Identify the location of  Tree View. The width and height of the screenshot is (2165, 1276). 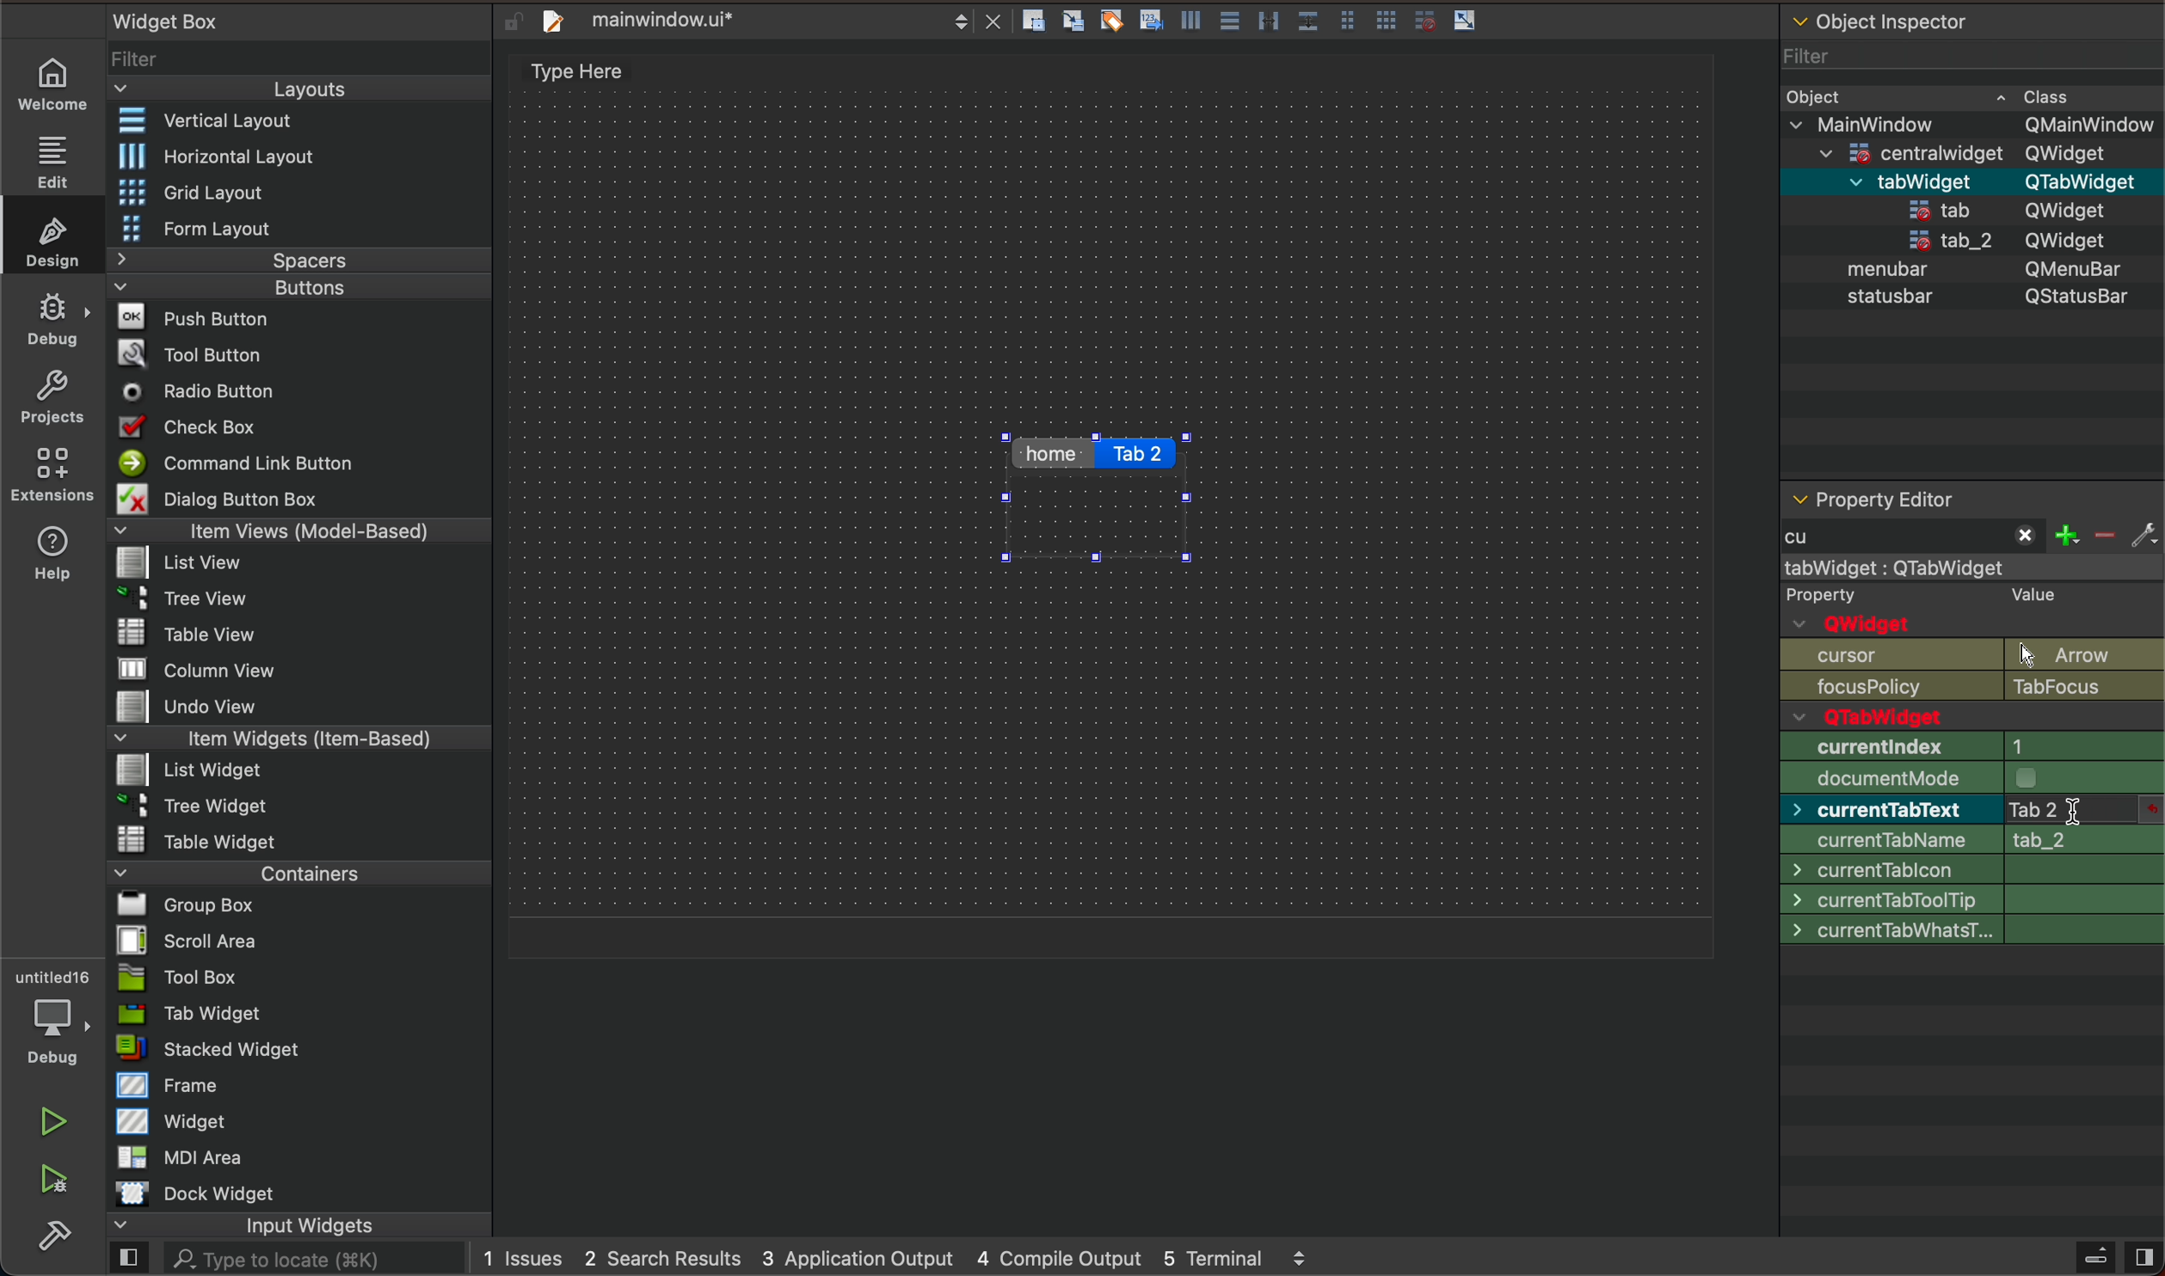
(186, 596).